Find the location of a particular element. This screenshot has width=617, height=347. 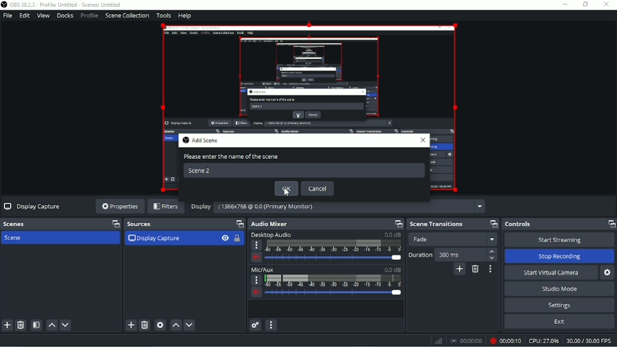

video is located at coordinates (310, 79).